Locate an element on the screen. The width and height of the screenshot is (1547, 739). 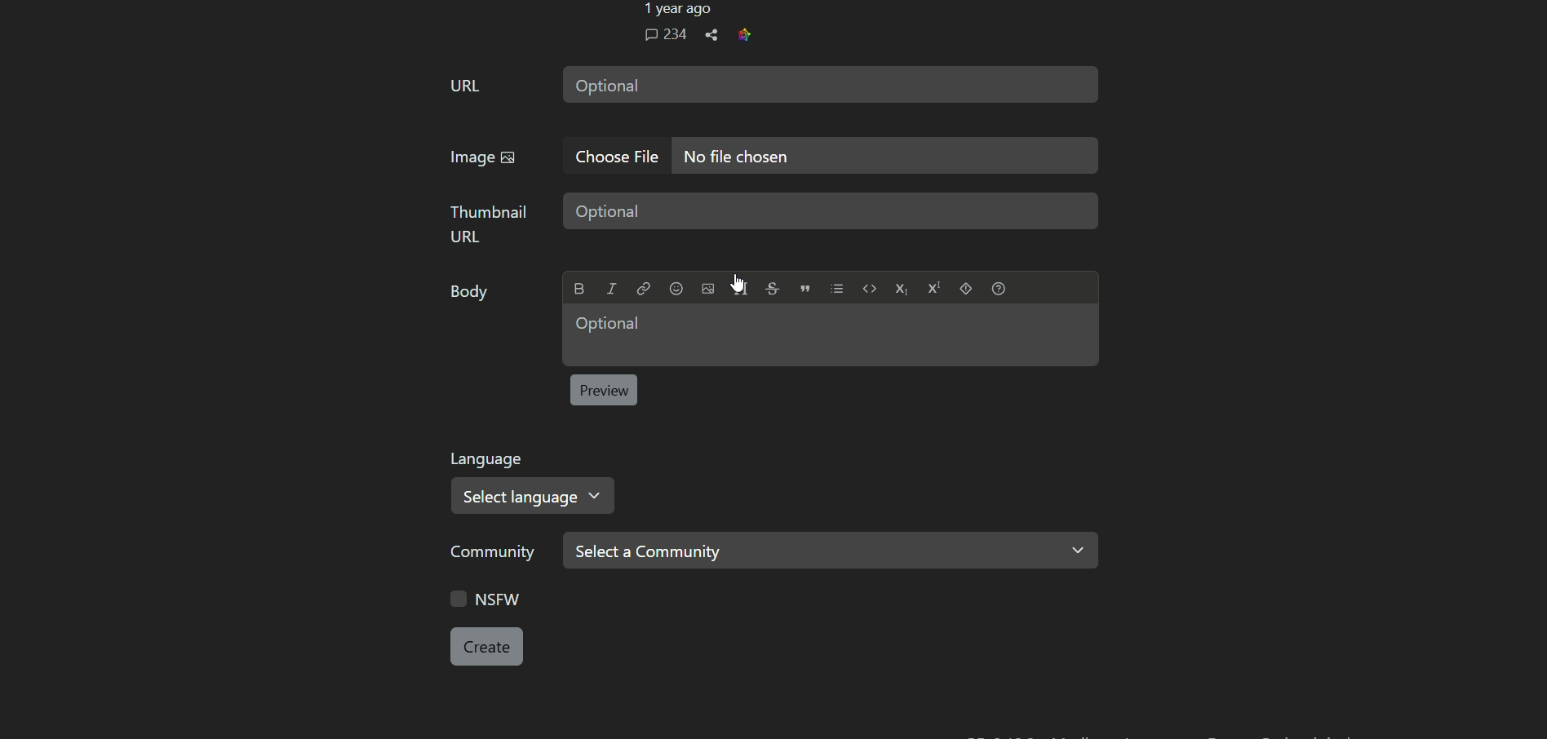
Create button is located at coordinates (486, 646).